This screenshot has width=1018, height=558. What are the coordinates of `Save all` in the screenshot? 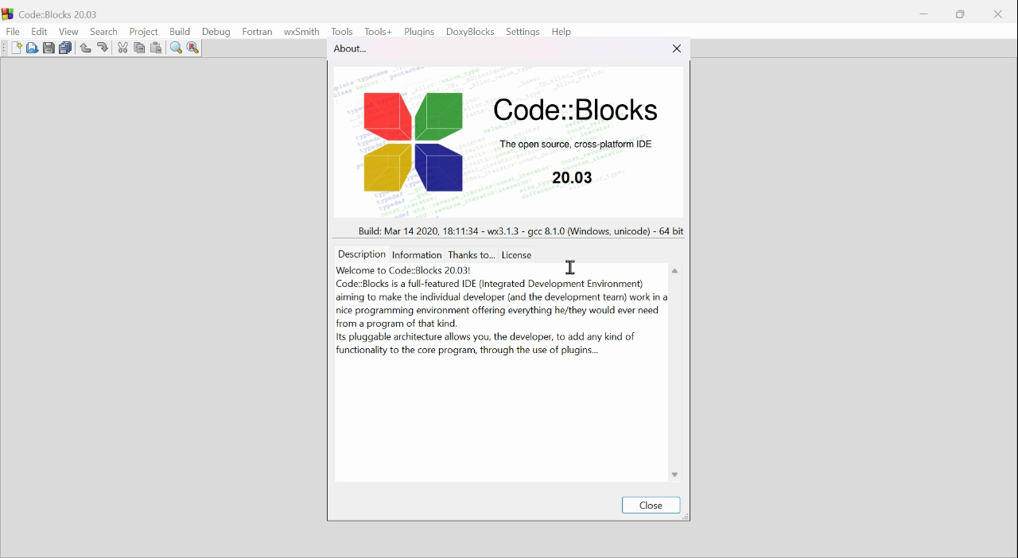 It's located at (65, 48).